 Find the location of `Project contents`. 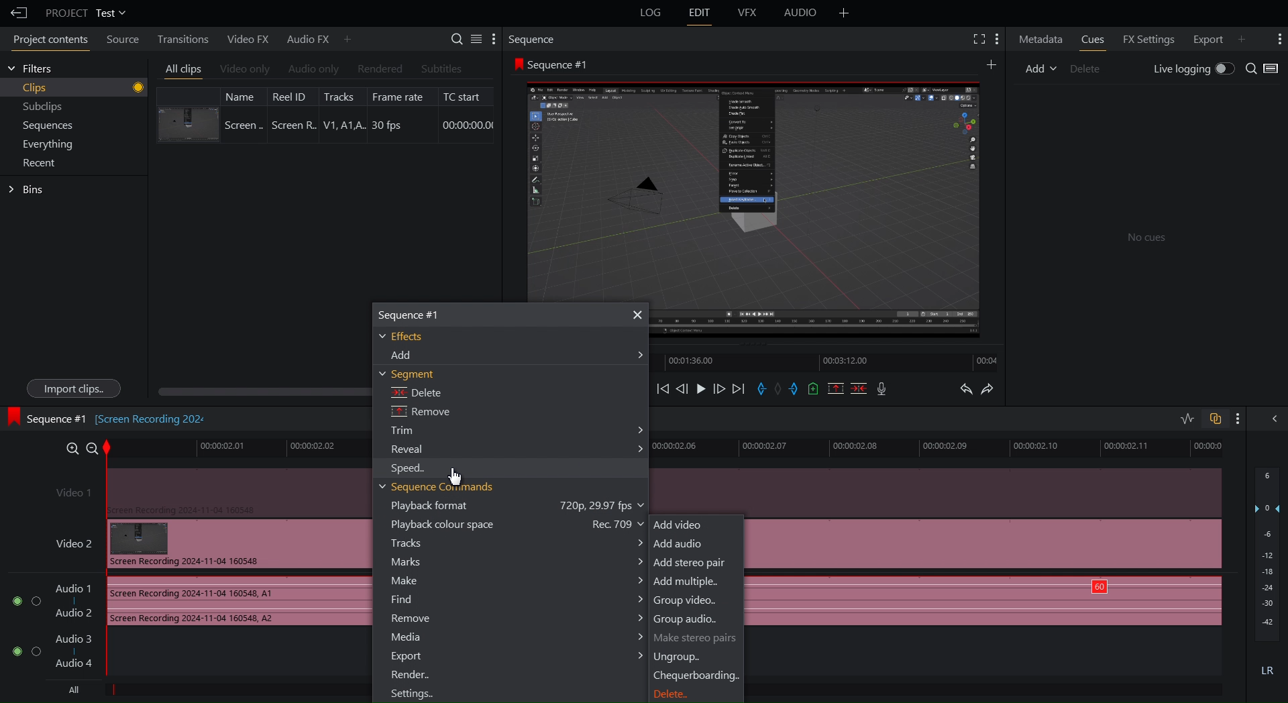

Project contents is located at coordinates (47, 42).